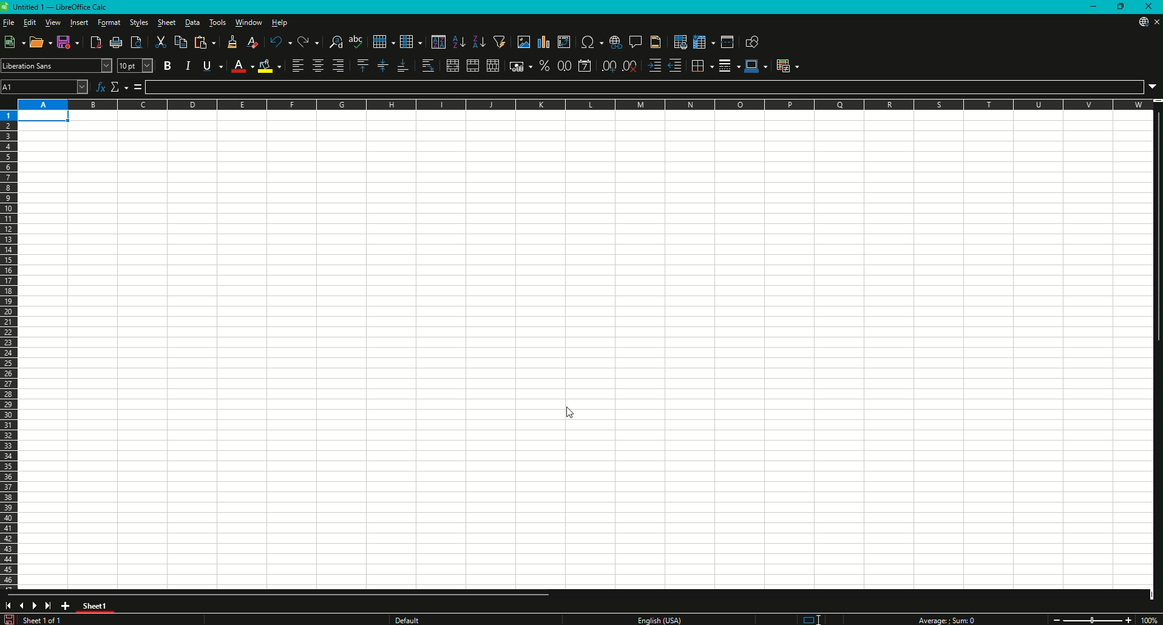 The height and width of the screenshot is (625, 1163). I want to click on Decrease Indent, so click(676, 66).